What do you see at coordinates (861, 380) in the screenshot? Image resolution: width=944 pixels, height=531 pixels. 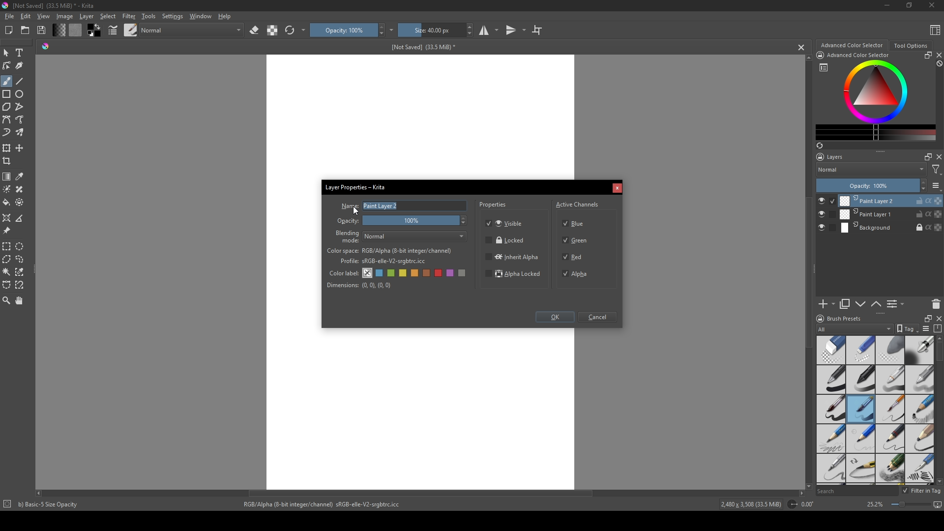 I see `black pen` at bounding box center [861, 380].